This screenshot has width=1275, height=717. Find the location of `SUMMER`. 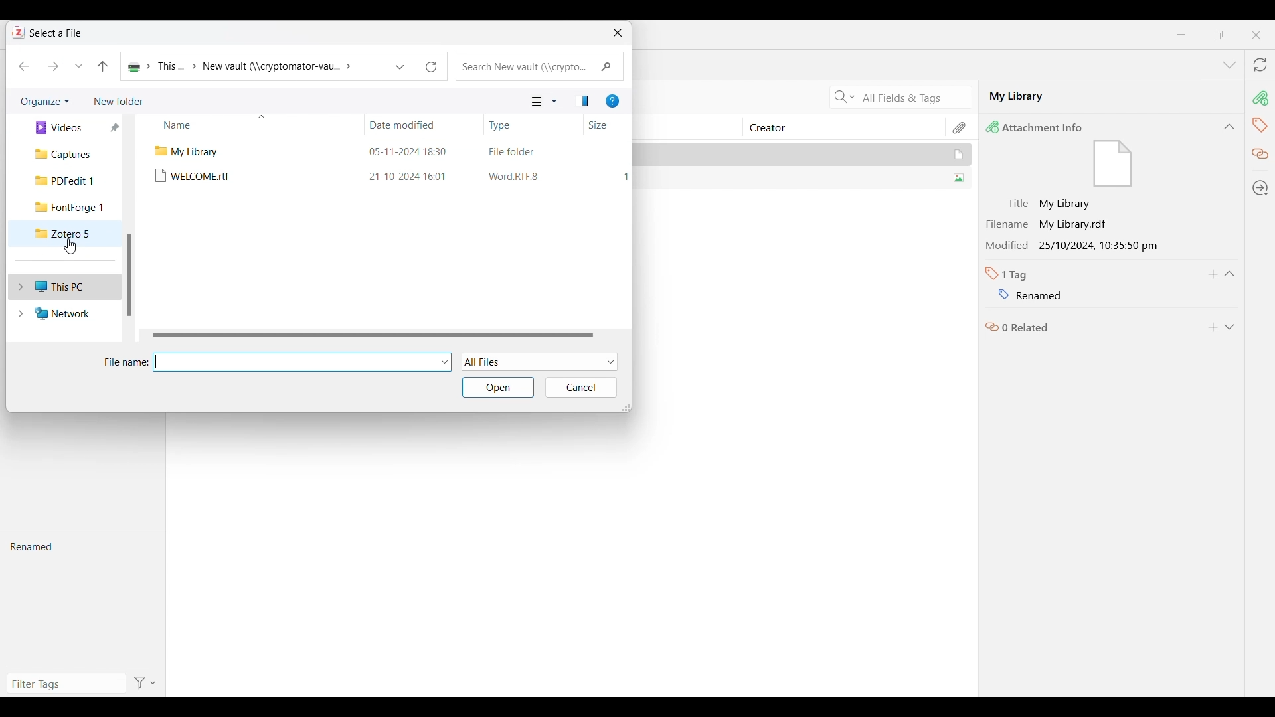

SUMMER is located at coordinates (801, 179).